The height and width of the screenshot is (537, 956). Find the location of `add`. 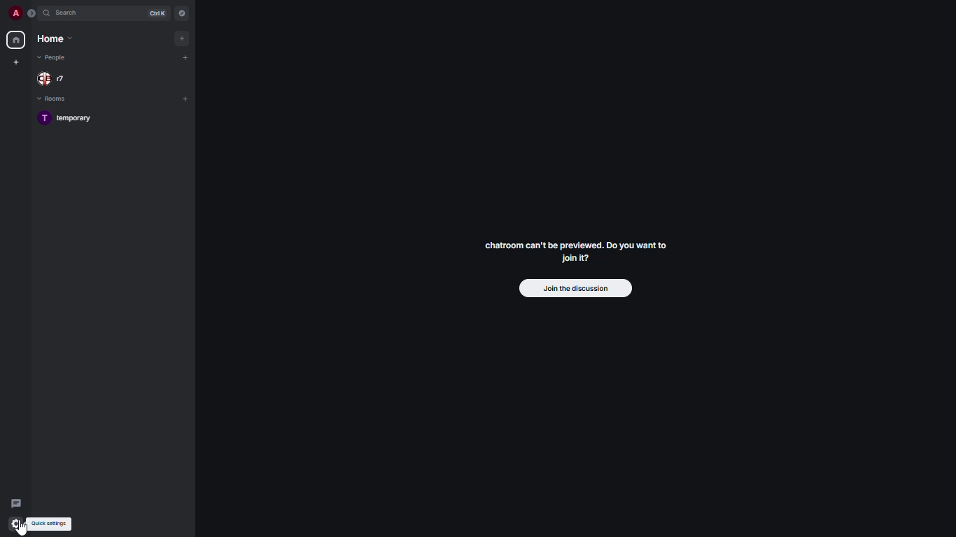

add is located at coordinates (183, 38).